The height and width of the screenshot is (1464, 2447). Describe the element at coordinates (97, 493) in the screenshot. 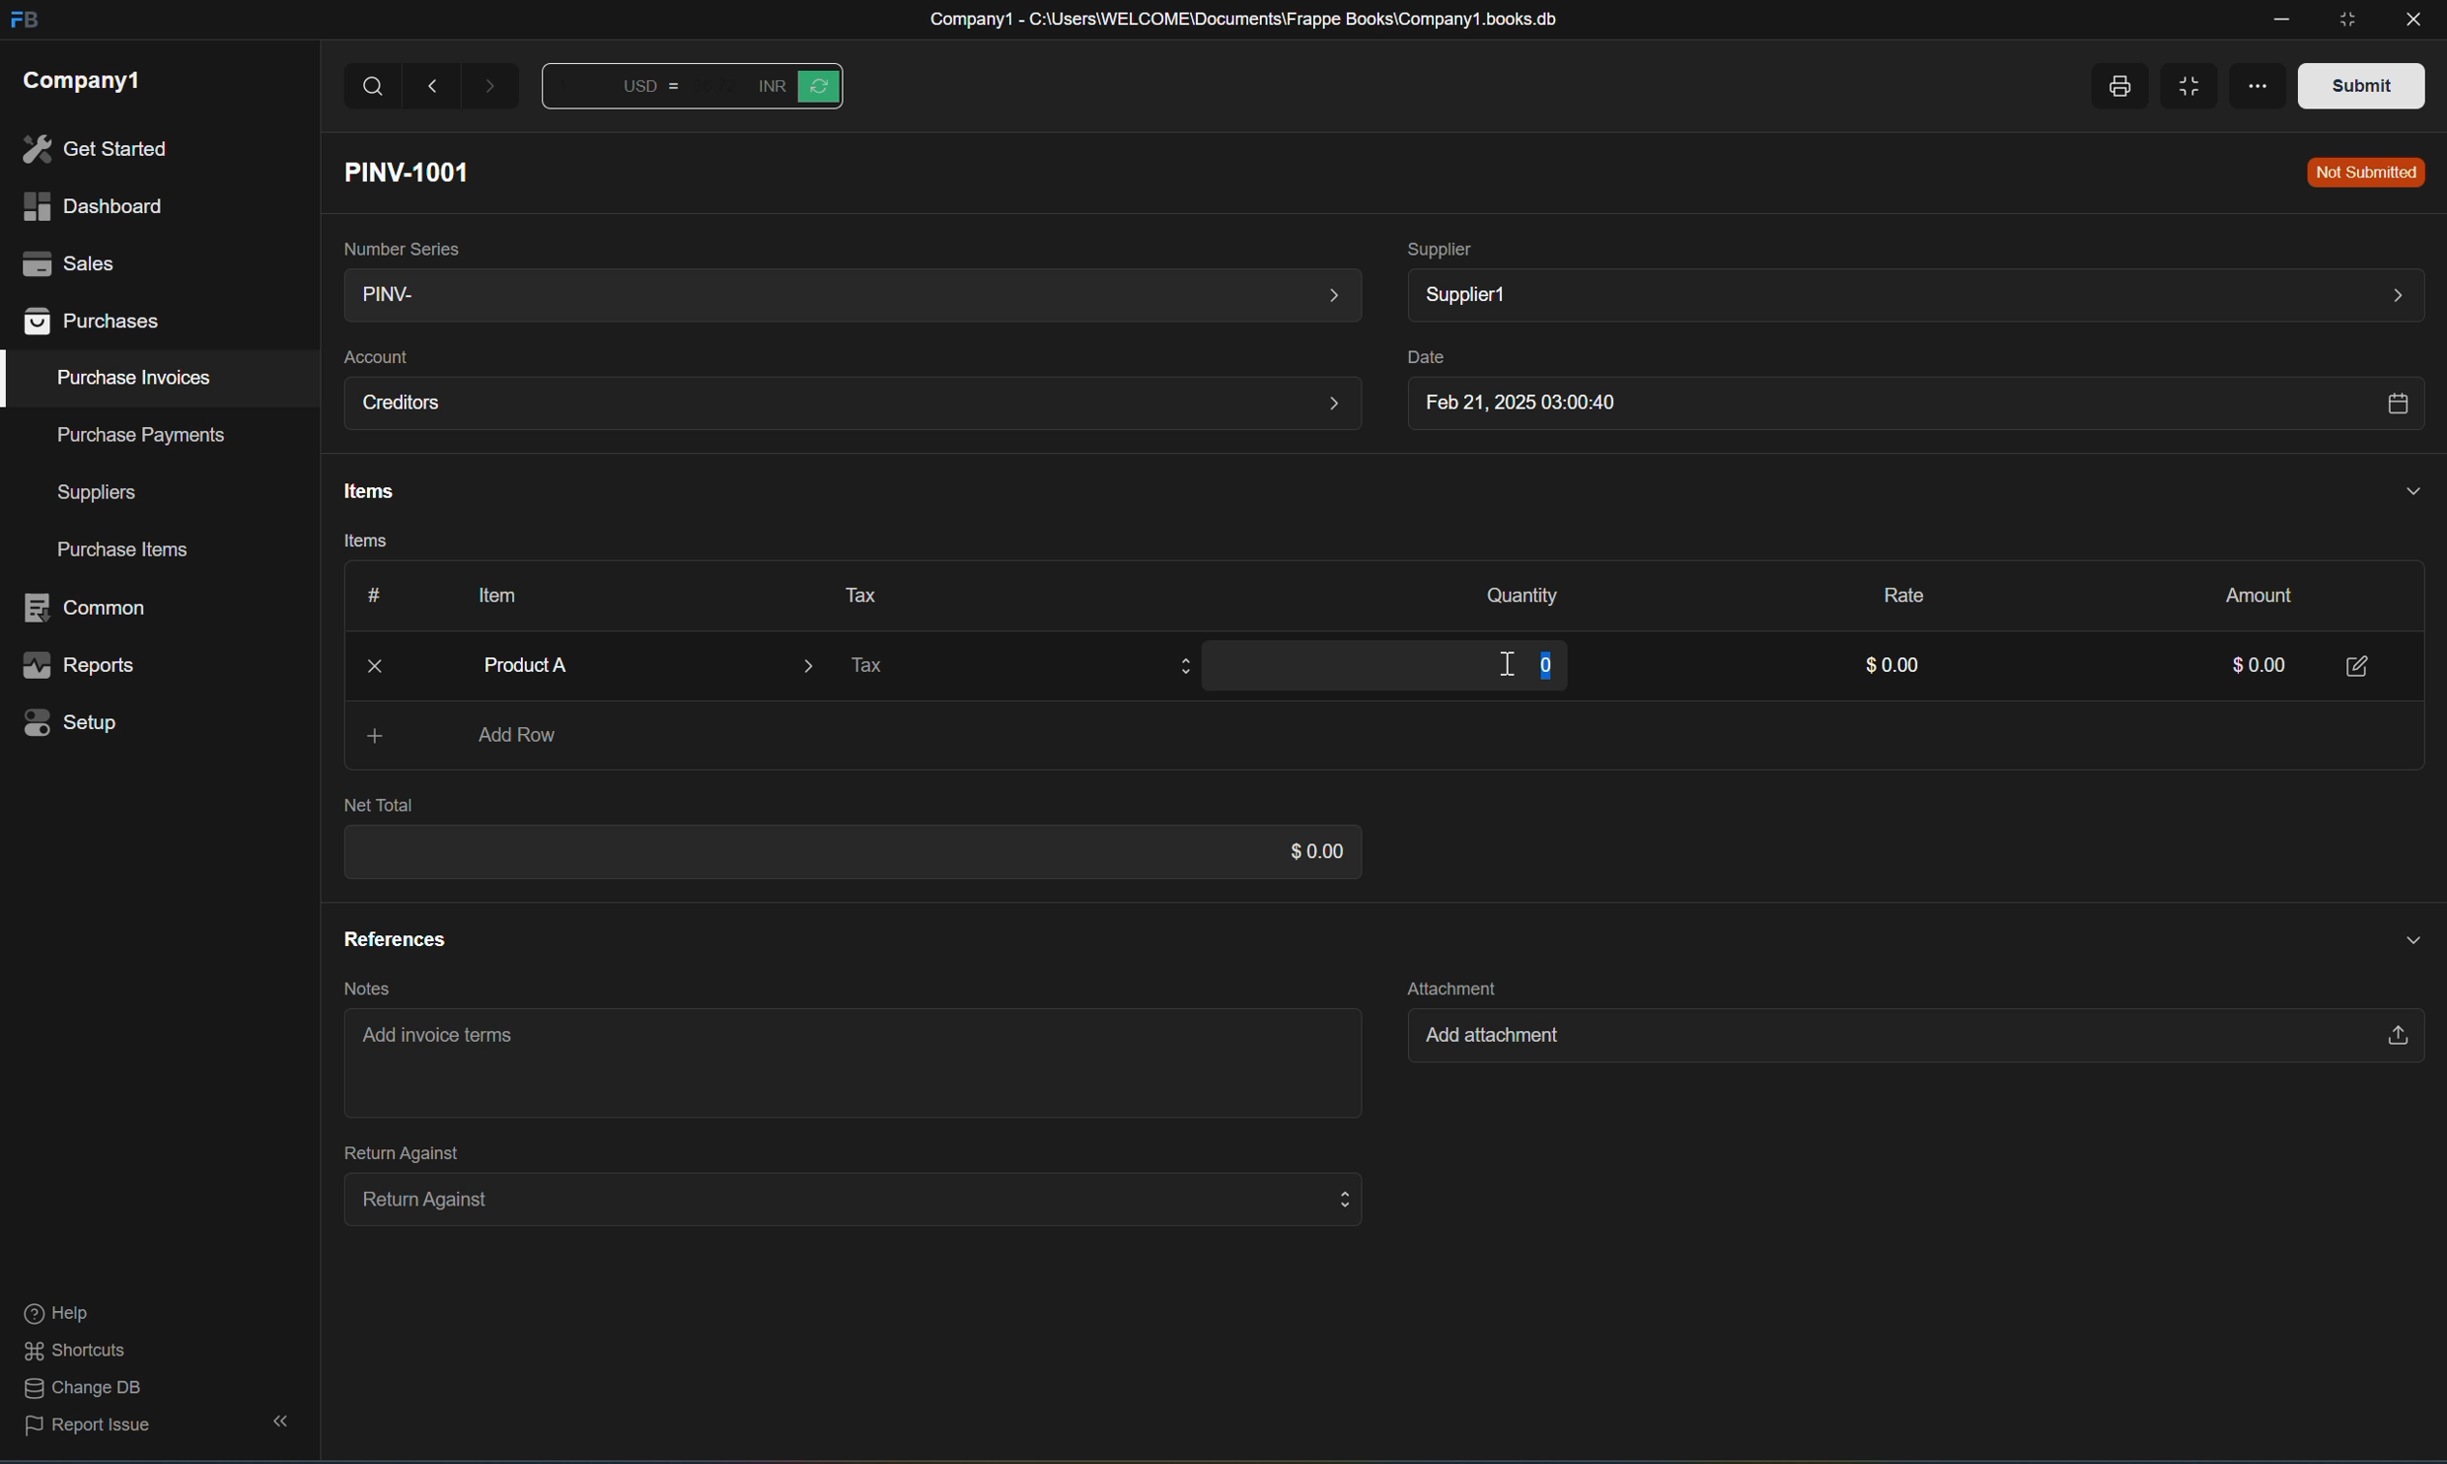

I see `suppliers` at that location.